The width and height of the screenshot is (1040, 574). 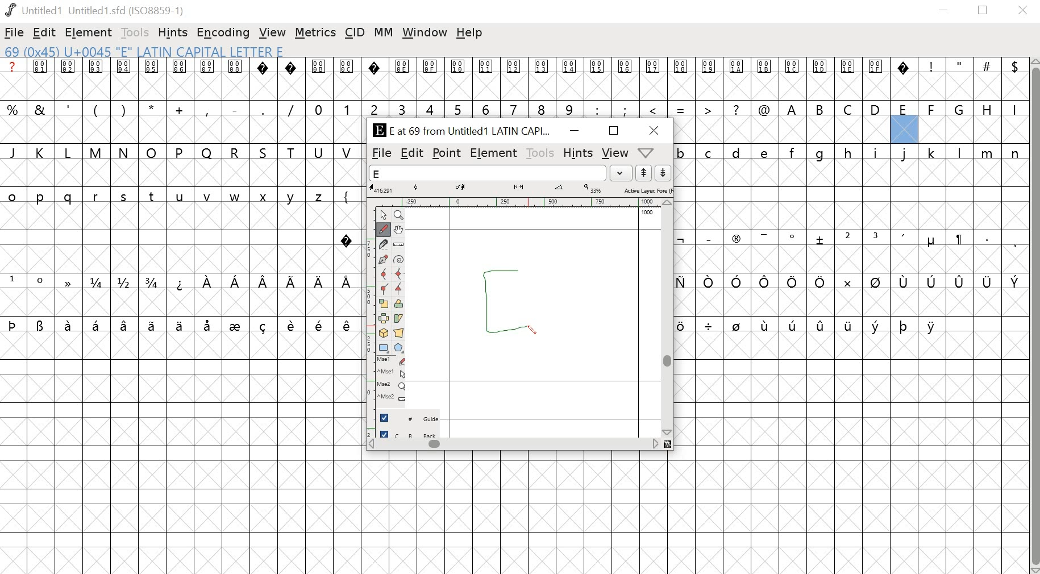 I want to click on Ruler, so click(x=400, y=244).